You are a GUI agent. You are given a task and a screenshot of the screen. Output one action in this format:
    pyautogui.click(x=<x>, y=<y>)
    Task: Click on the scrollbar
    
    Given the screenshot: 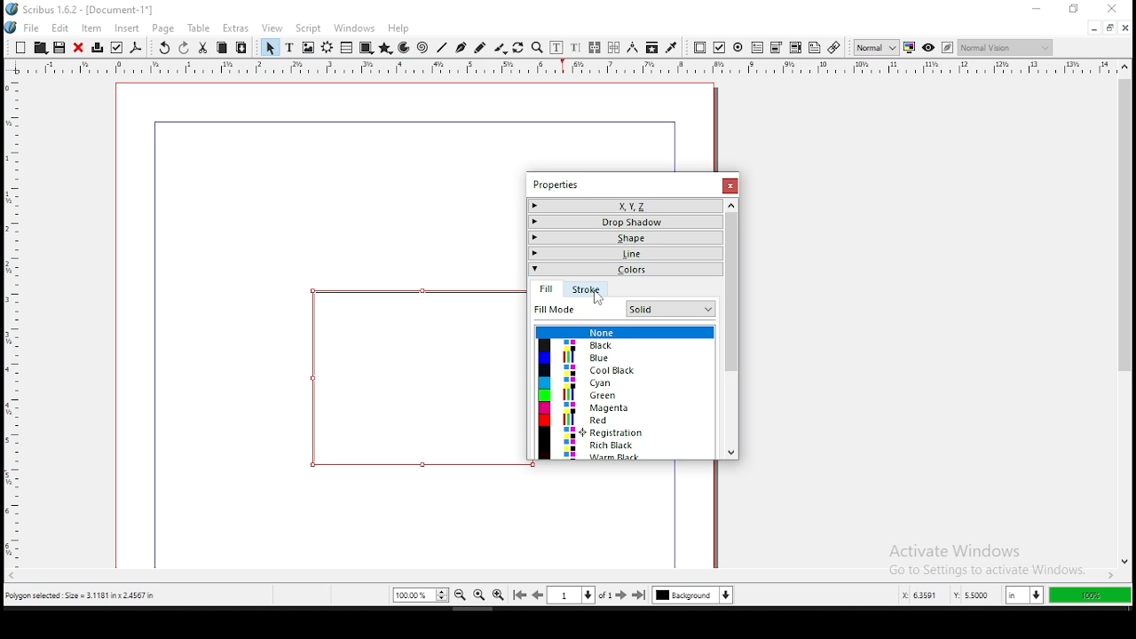 What is the action you would take?
    pyautogui.click(x=716, y=127)
    